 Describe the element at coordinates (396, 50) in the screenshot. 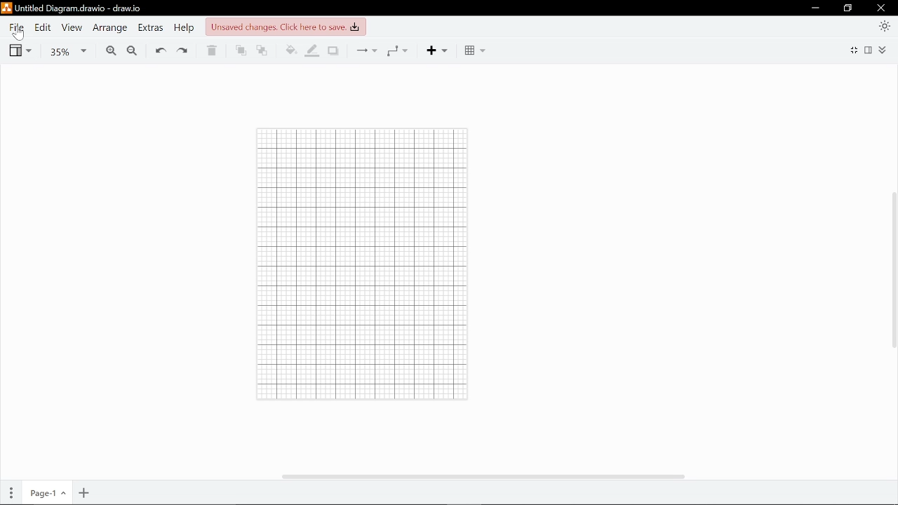

I see `Waypoints` at that location.